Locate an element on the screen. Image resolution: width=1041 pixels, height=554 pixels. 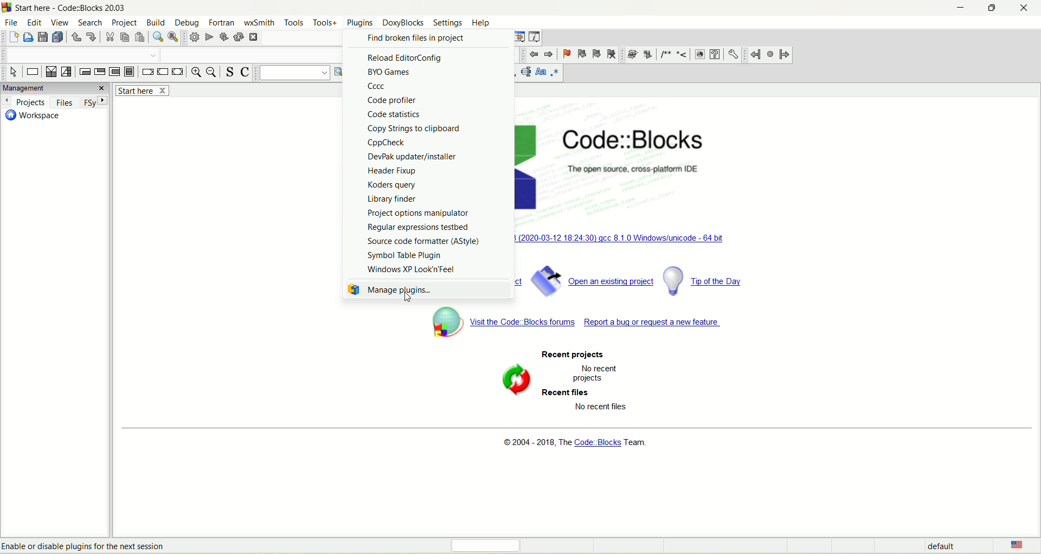
settings is located at coordinates (732, 53).